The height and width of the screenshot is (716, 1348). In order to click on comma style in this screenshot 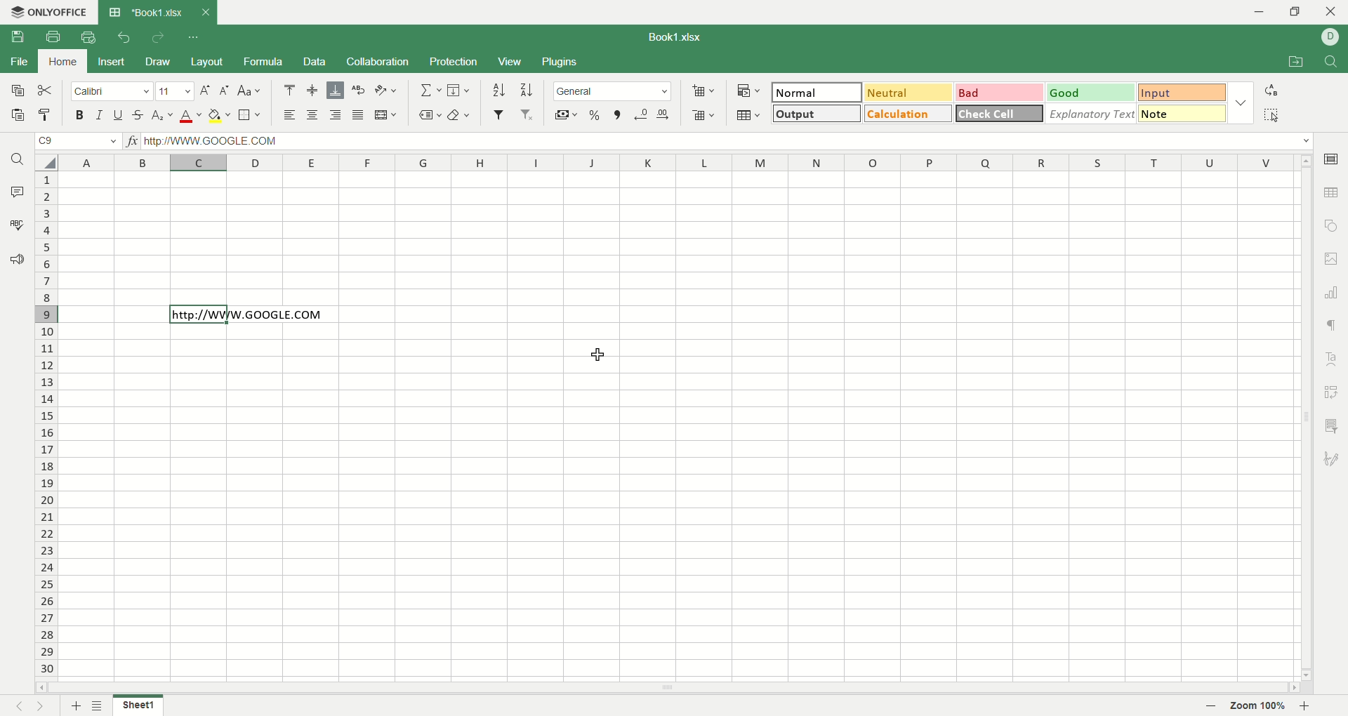, I will do `click(618, 114)`.